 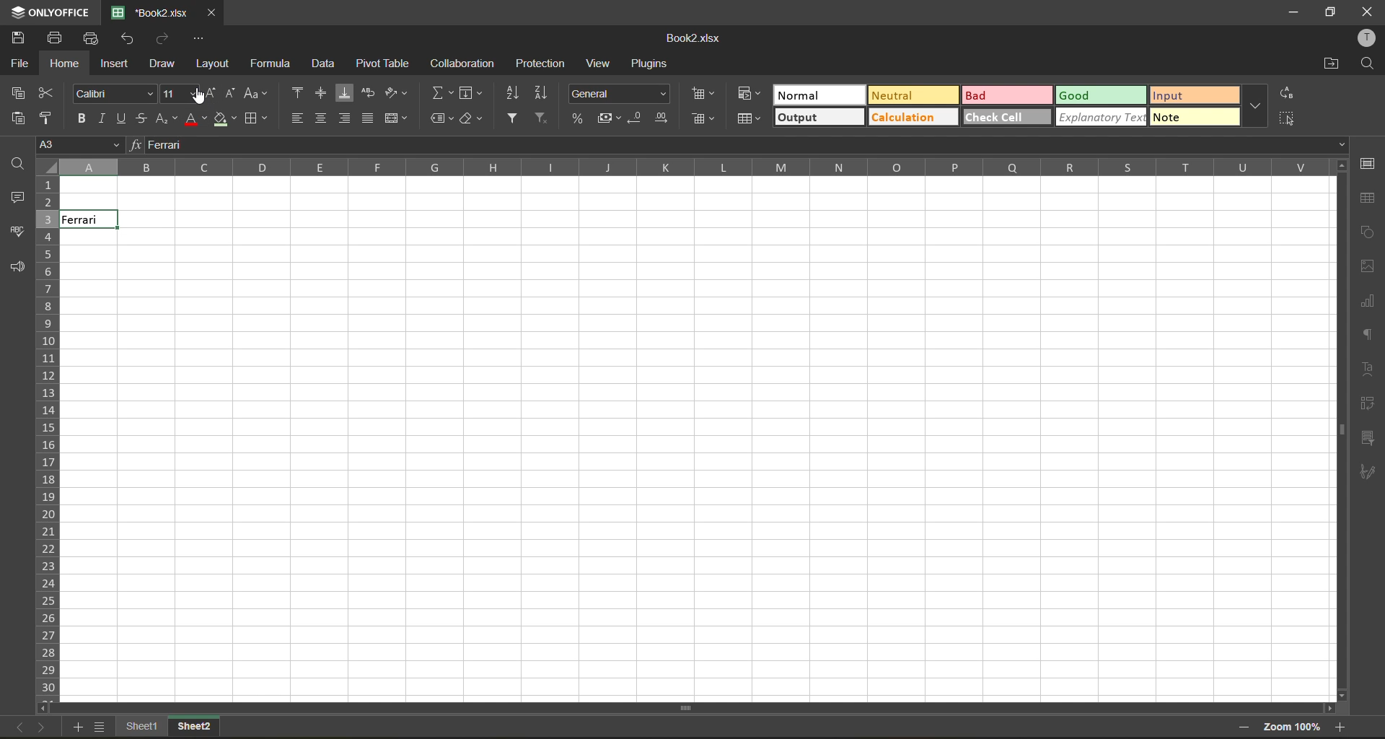 I want to click on profile, so click(x=1371, y=40).